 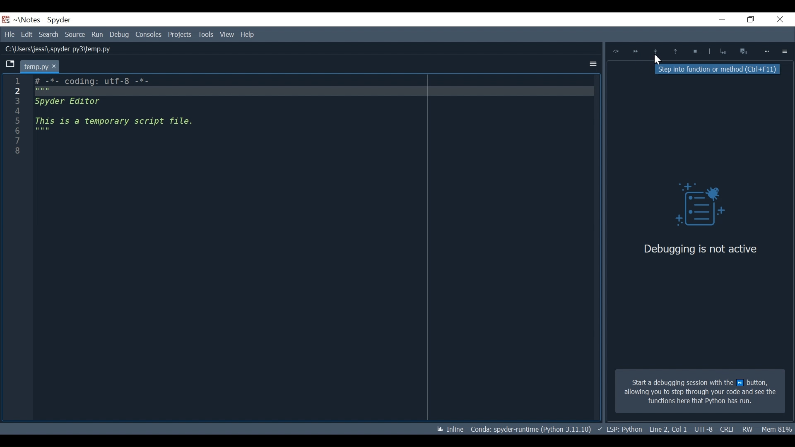 I want to click on Editor, so click(x=126, y=119).